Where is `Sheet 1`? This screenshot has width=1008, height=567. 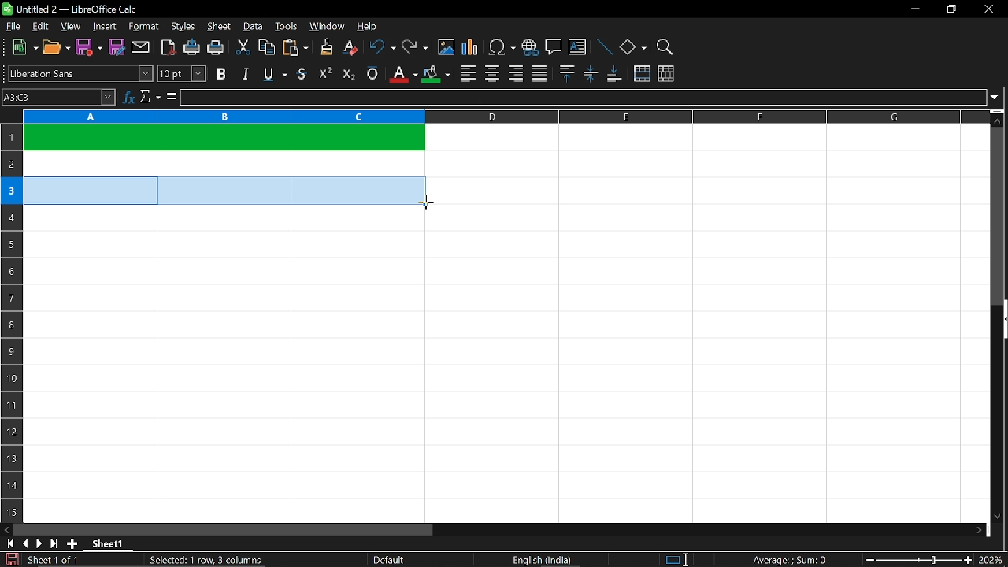 Sheet 1 is located at coordinates (108, 543).